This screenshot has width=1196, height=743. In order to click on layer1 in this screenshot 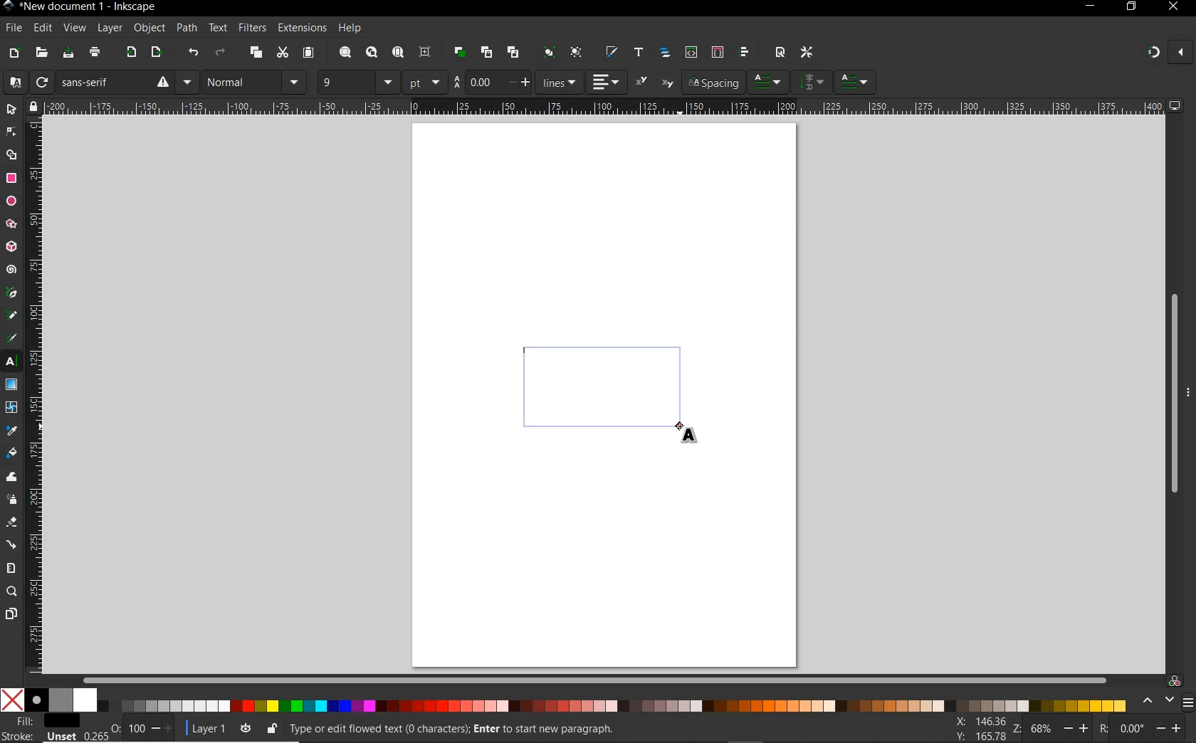, I will do `click(204, 726)`.